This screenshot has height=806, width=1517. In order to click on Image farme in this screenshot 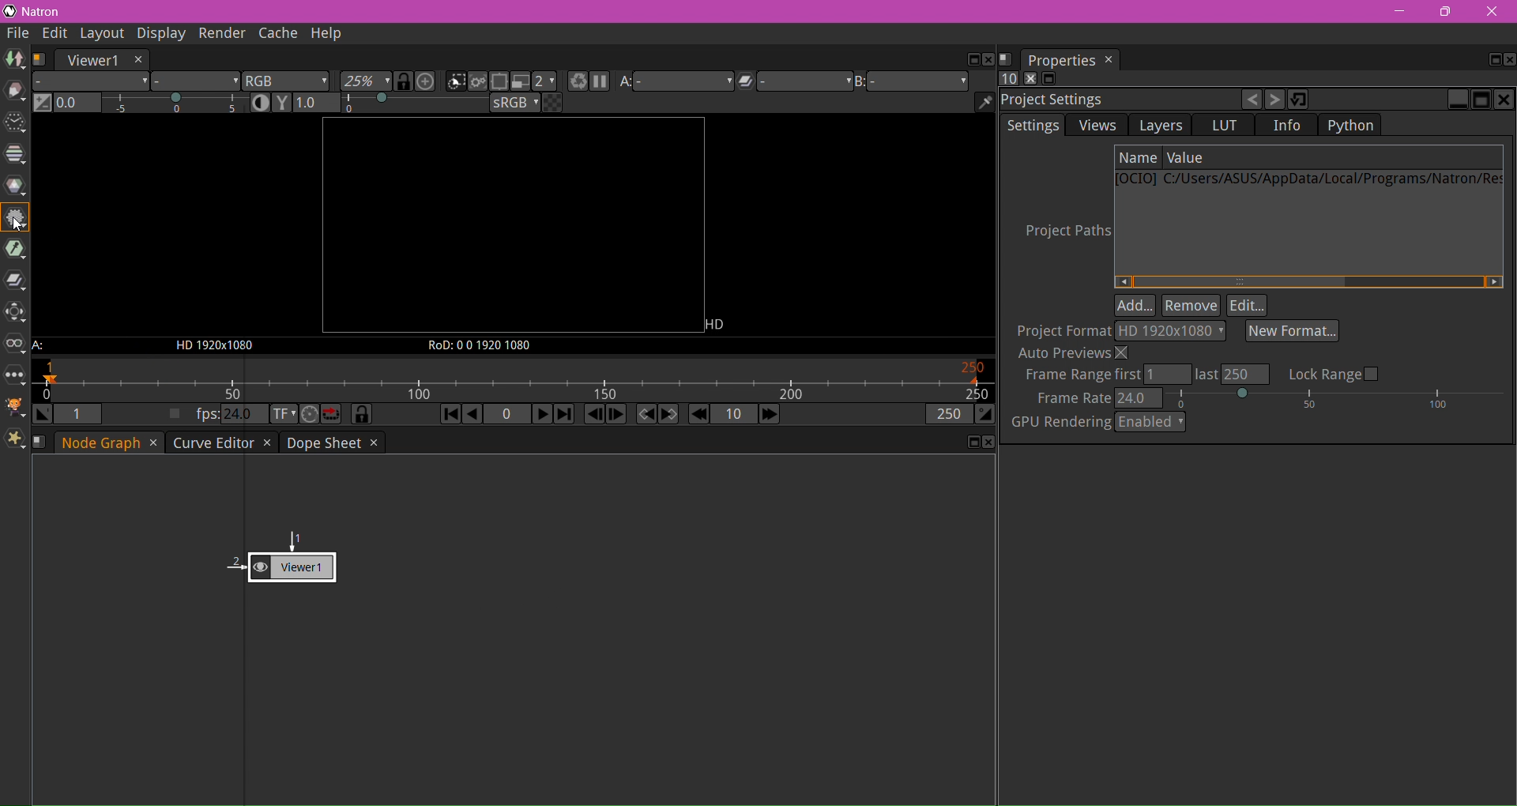, I will do `click(512, 226)`.